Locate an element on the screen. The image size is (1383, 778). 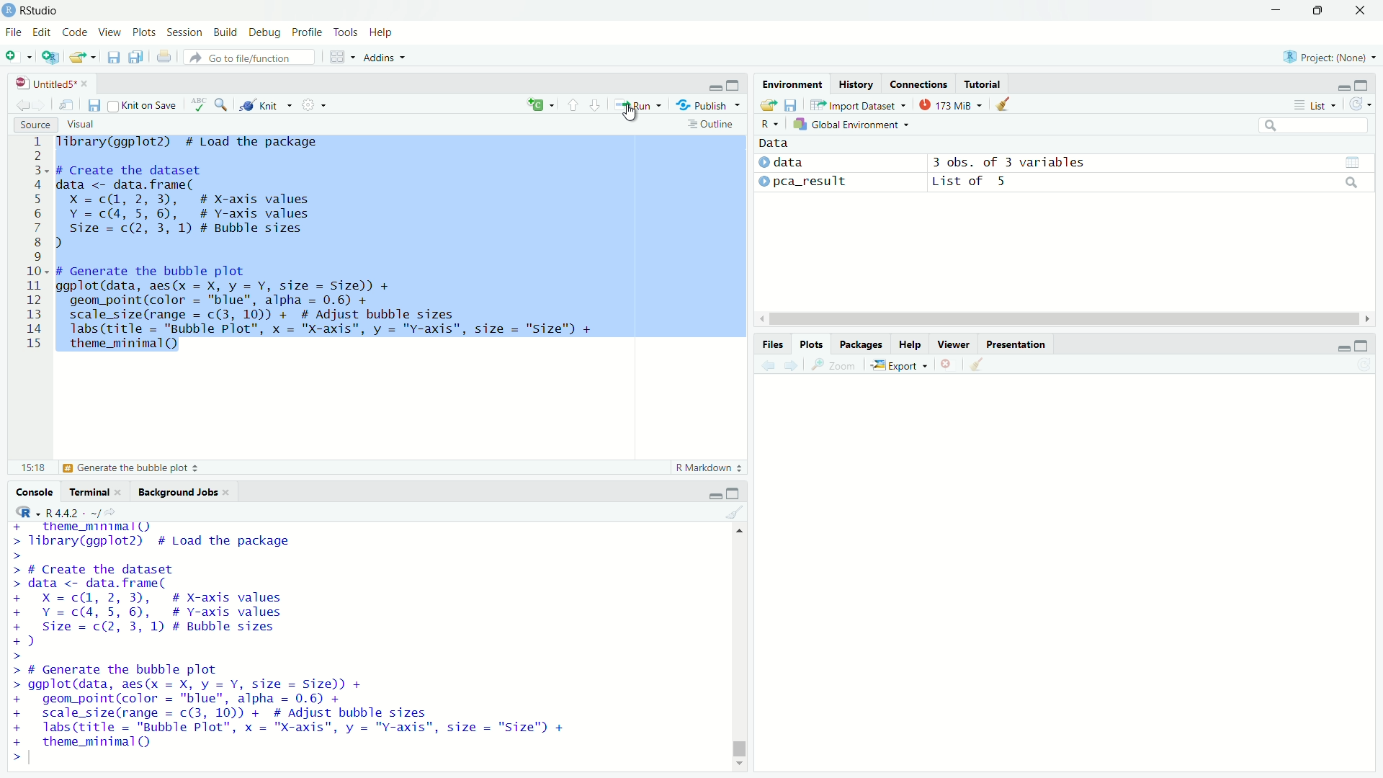
lines is located at coordinates (35, 247).